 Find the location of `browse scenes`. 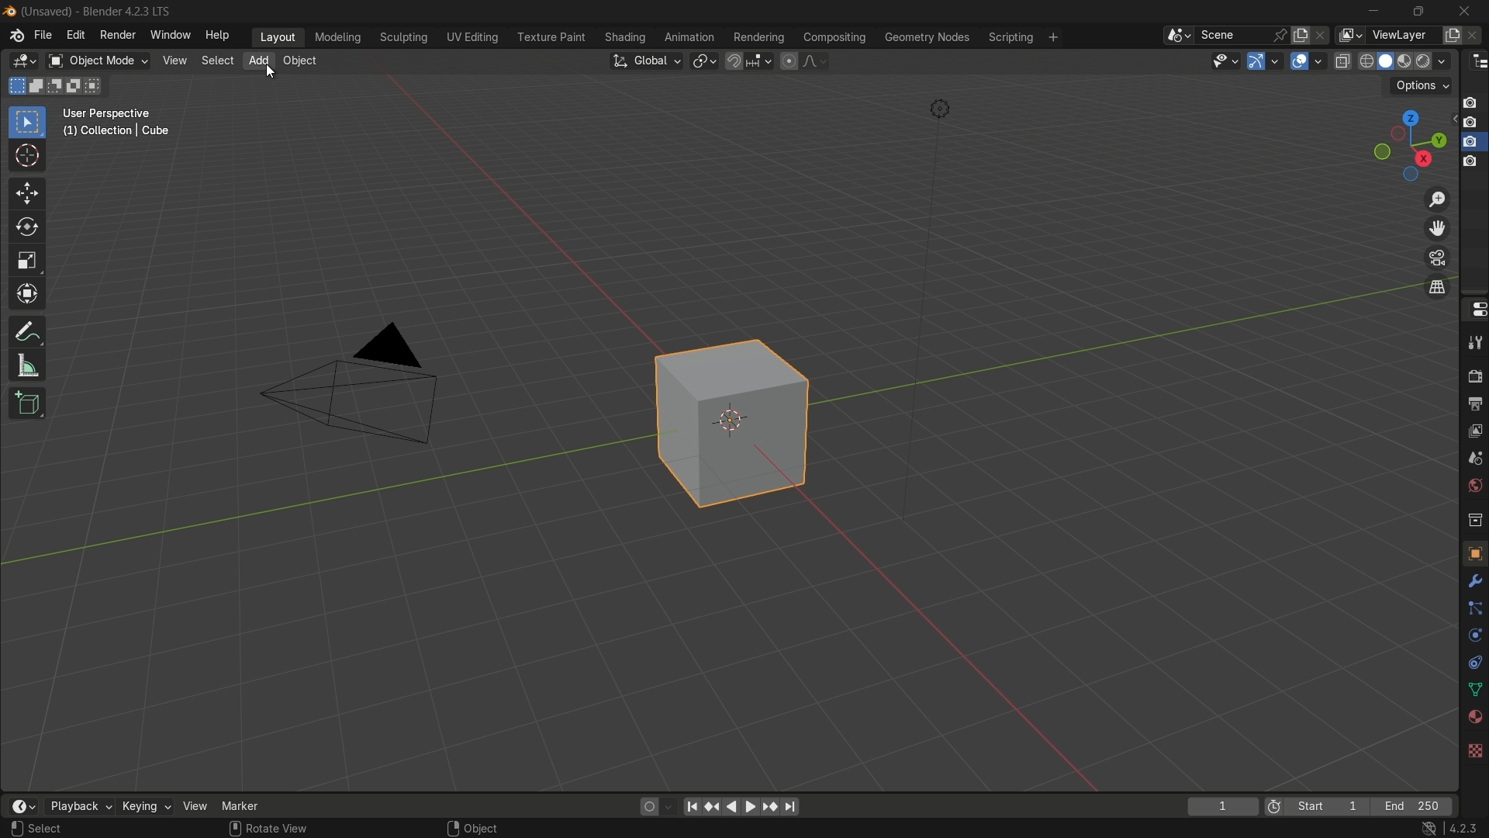

browse scenes is located at coordinates (1179, 36).